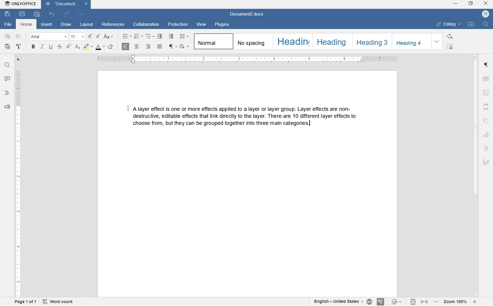  What do you see at coordinates (455, 302) in the screenshot?
I see `zoom in or zoom out` at bounding box center [455, 302].